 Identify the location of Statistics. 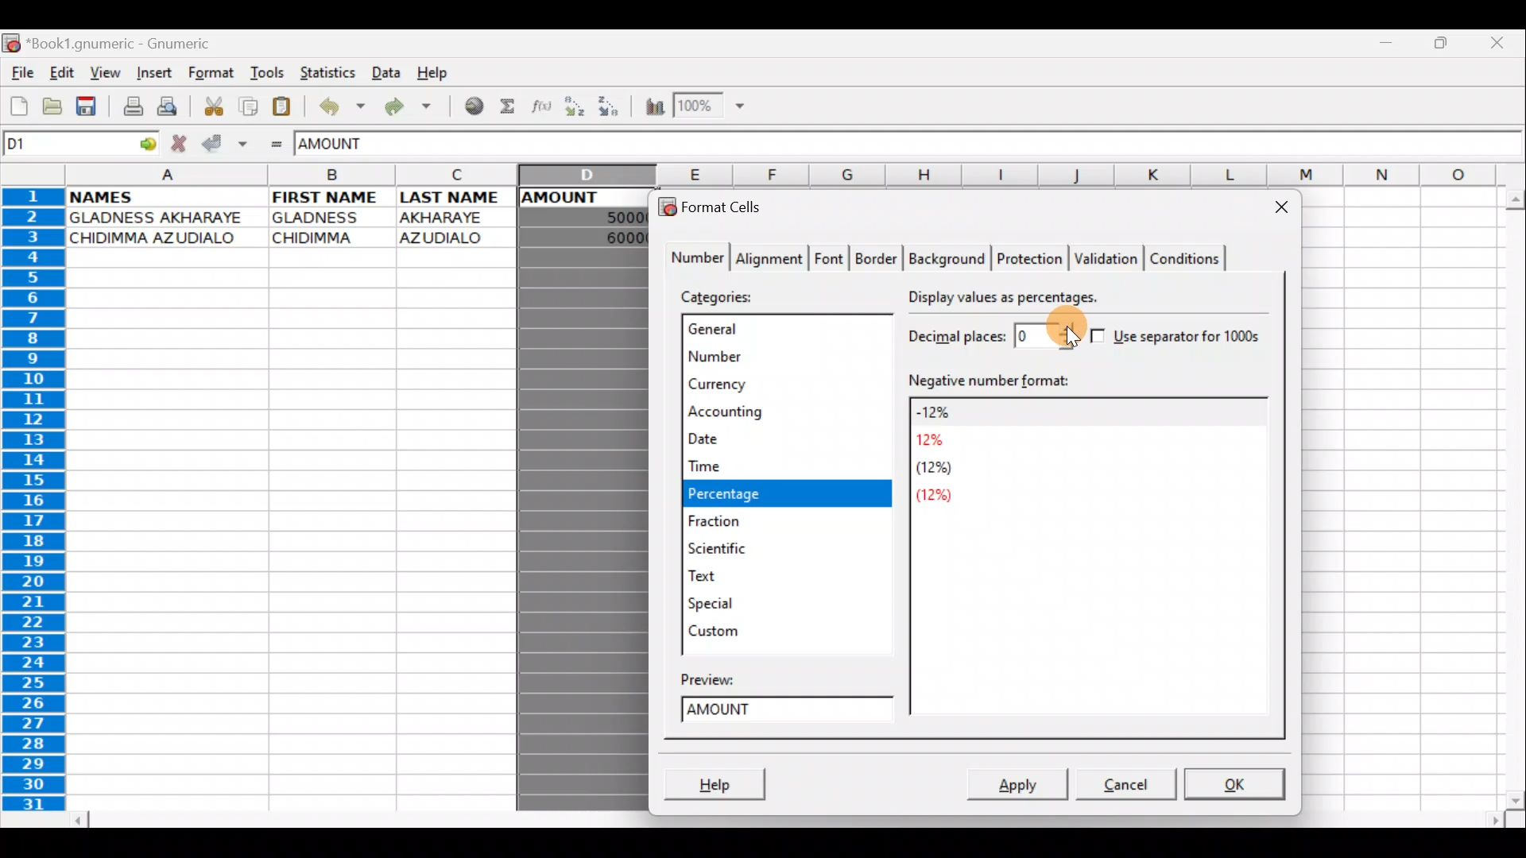
(323, 72).